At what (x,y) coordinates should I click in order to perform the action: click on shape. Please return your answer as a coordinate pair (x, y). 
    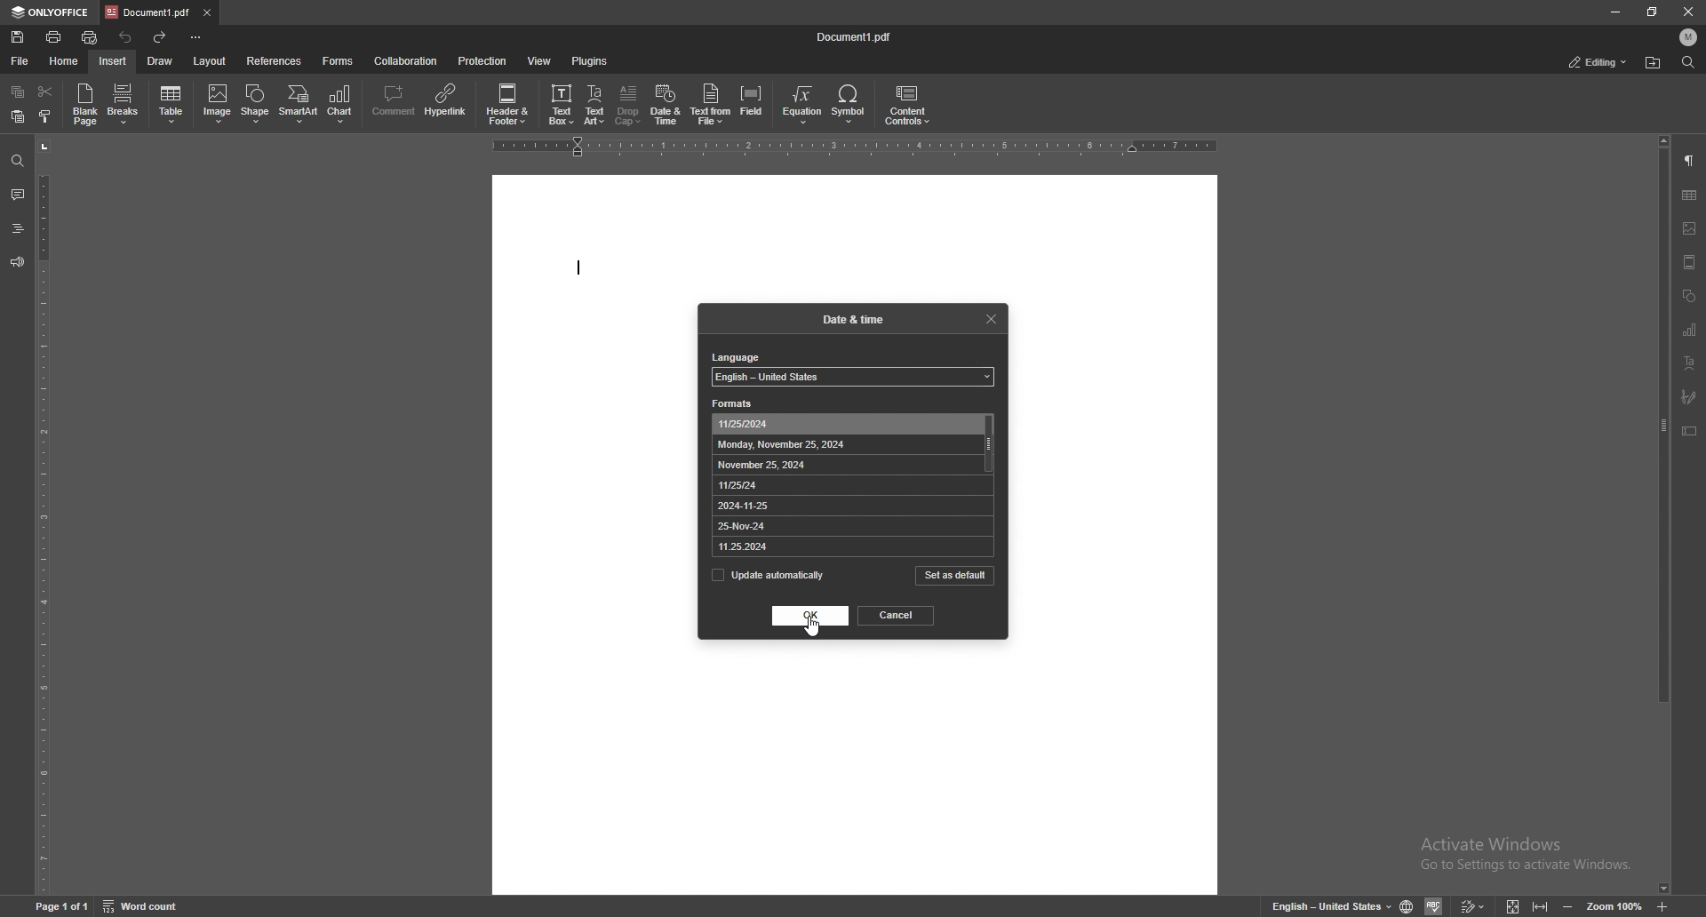
    Looking at the image, I should click on (256, 104).